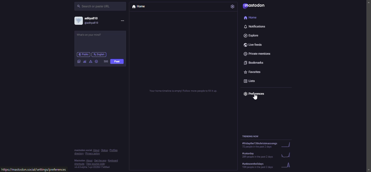  Describe the element at coordinates (90, 61) in the screenshot. I see `advanced` at that location.